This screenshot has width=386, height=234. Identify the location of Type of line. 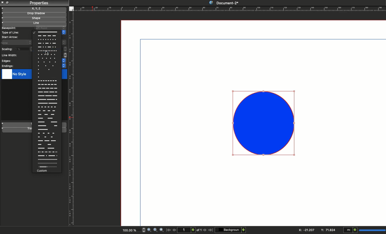
(11, 32).